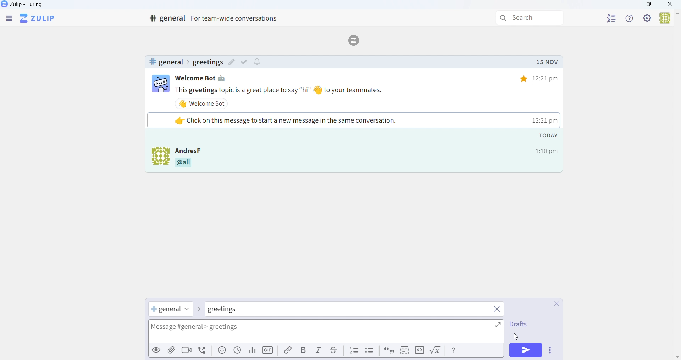  What do you see at coordinates (161, 85) in the screenshot?
I see `image` at bounding box center [161, 85].